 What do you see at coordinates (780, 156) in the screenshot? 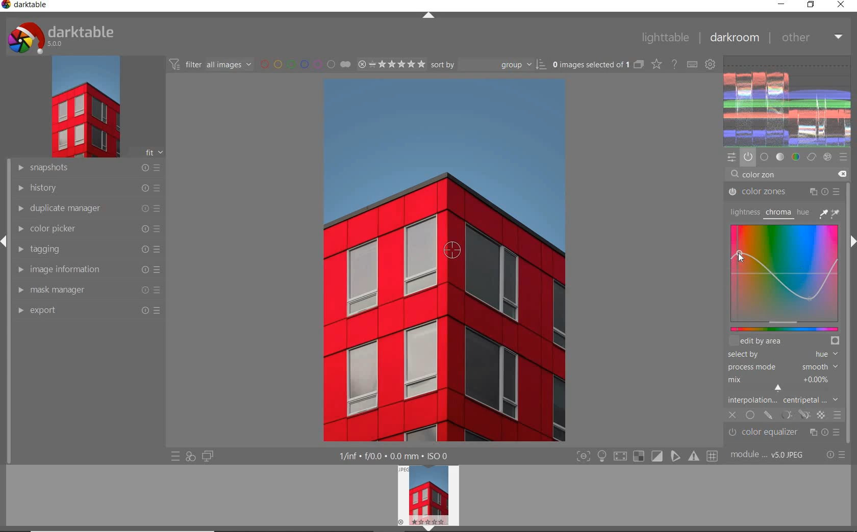
I see `tone` at bounding box center [780, 156].